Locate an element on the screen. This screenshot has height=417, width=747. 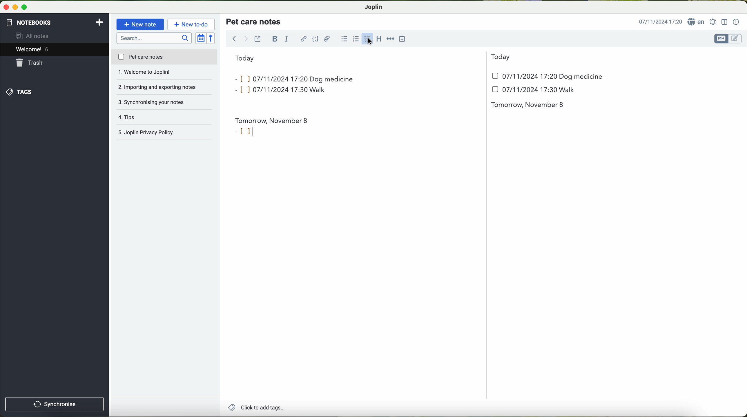
title pet care notes is located at coordinates (254, 21).